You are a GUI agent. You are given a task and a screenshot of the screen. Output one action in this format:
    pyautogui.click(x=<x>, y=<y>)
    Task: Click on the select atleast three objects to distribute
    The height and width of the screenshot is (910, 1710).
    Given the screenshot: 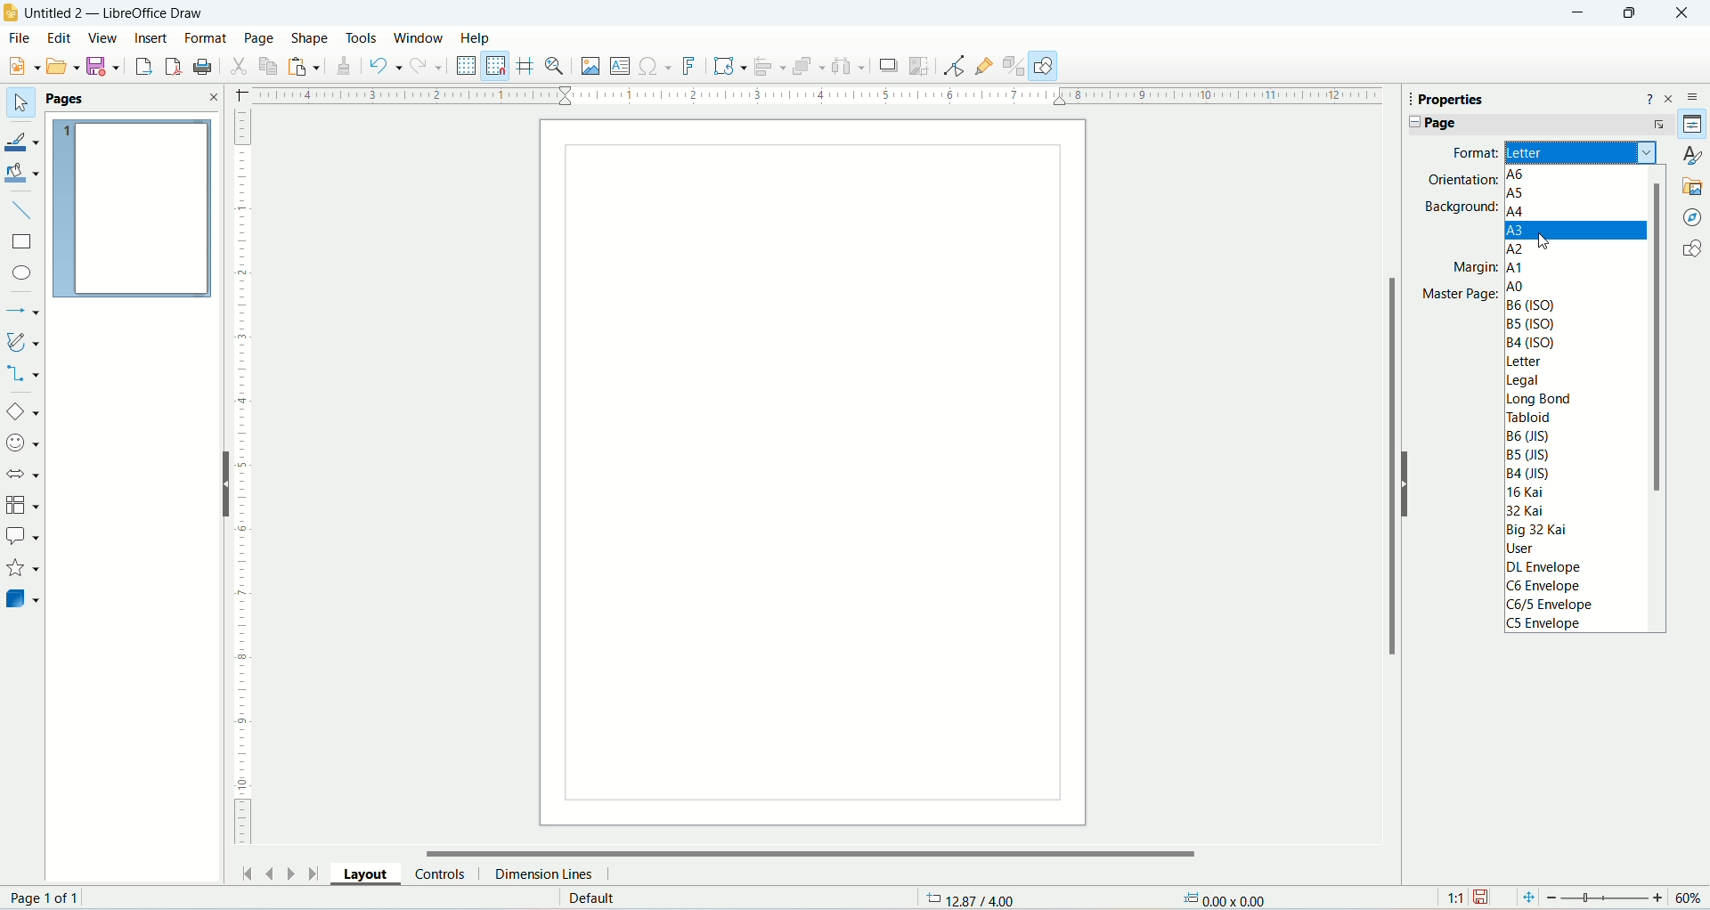 What is the action you would take?
    pyautogui.click(x=849, y=68)
    